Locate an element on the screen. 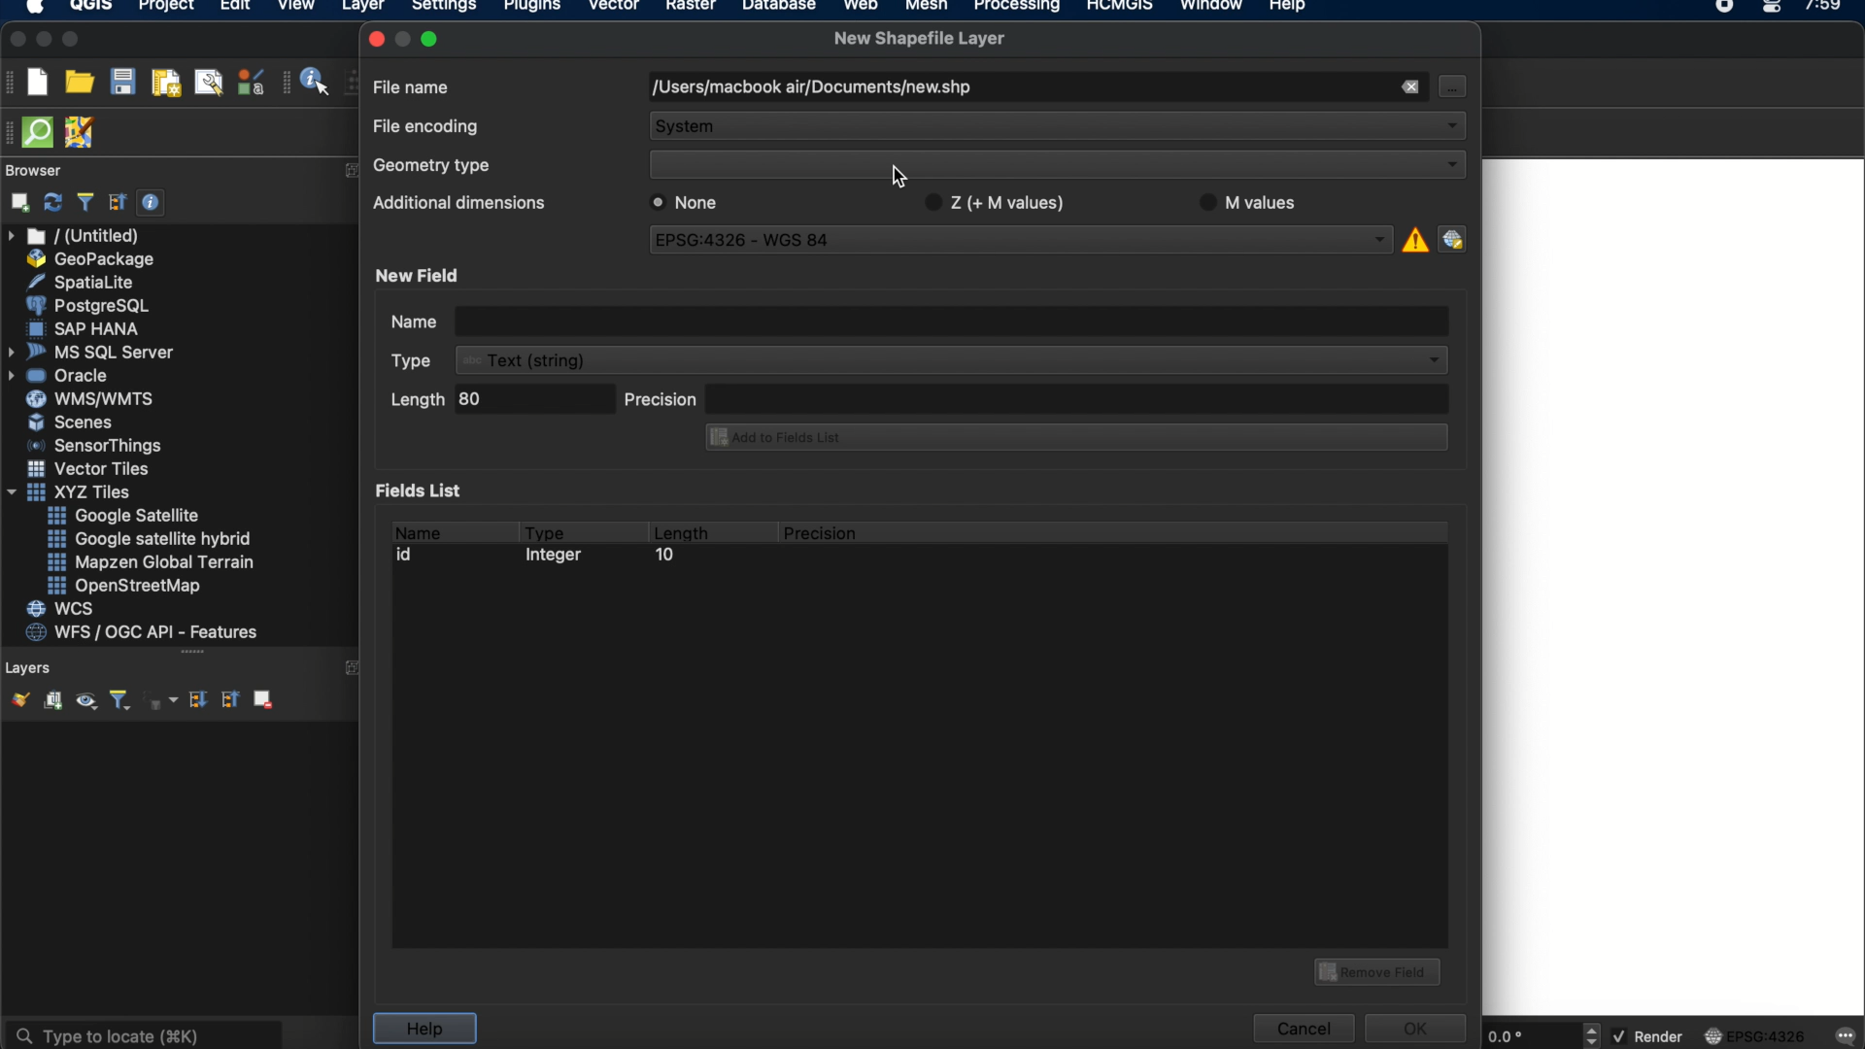  database is located at coordinates (778, 8).